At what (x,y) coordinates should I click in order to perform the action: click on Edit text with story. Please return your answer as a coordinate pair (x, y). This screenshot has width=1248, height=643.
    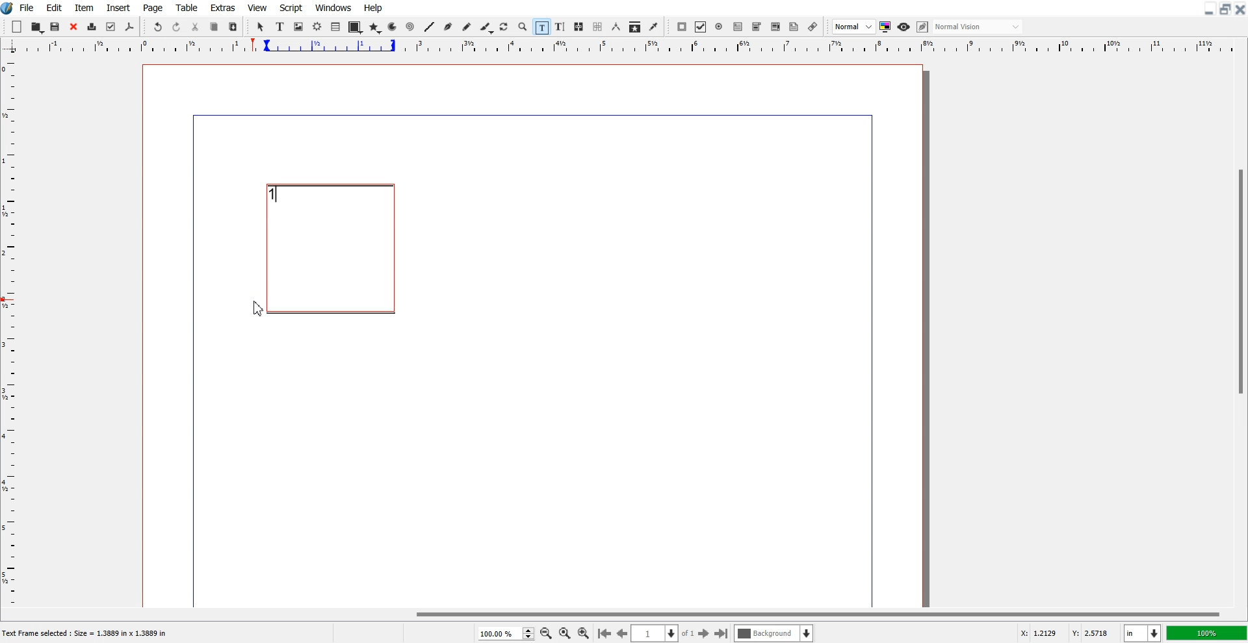
    Looking at the image, I should click on (561, 27).